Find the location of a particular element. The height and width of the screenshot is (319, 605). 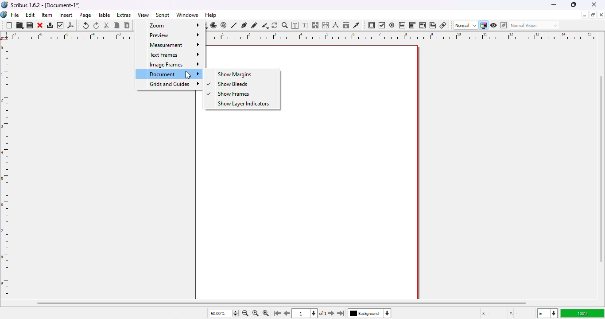

measurements is located at coordinates (336, 25).